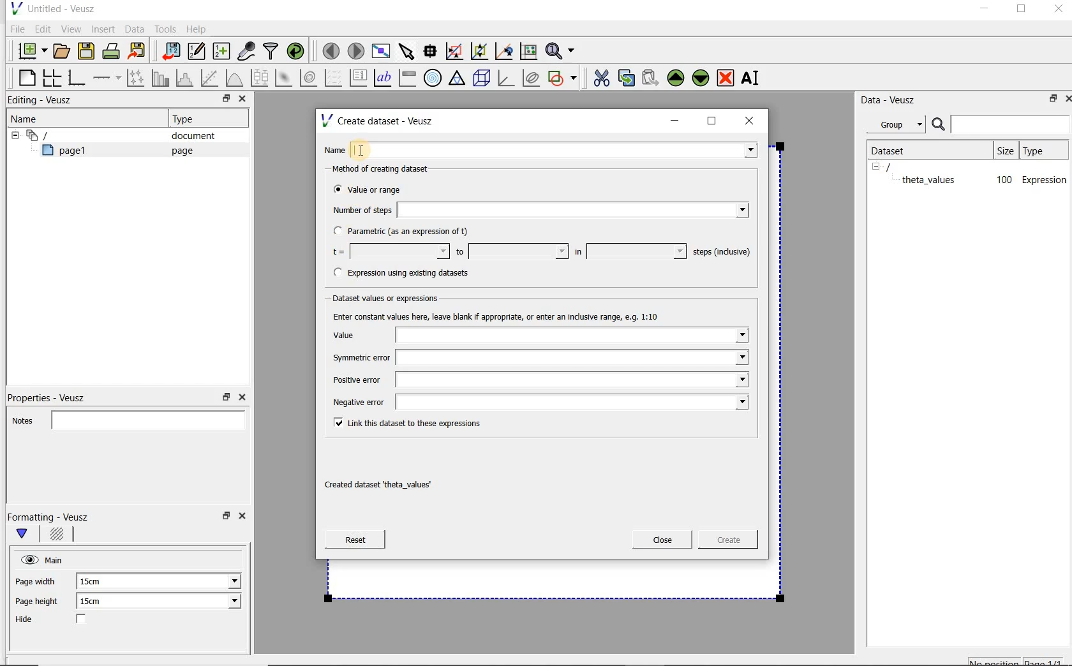 This screenshot has width=1072, height=666. What do you see at coordinates (98, 602) in the screenshot?
I see `15cm` at bounding box center [98, 602].